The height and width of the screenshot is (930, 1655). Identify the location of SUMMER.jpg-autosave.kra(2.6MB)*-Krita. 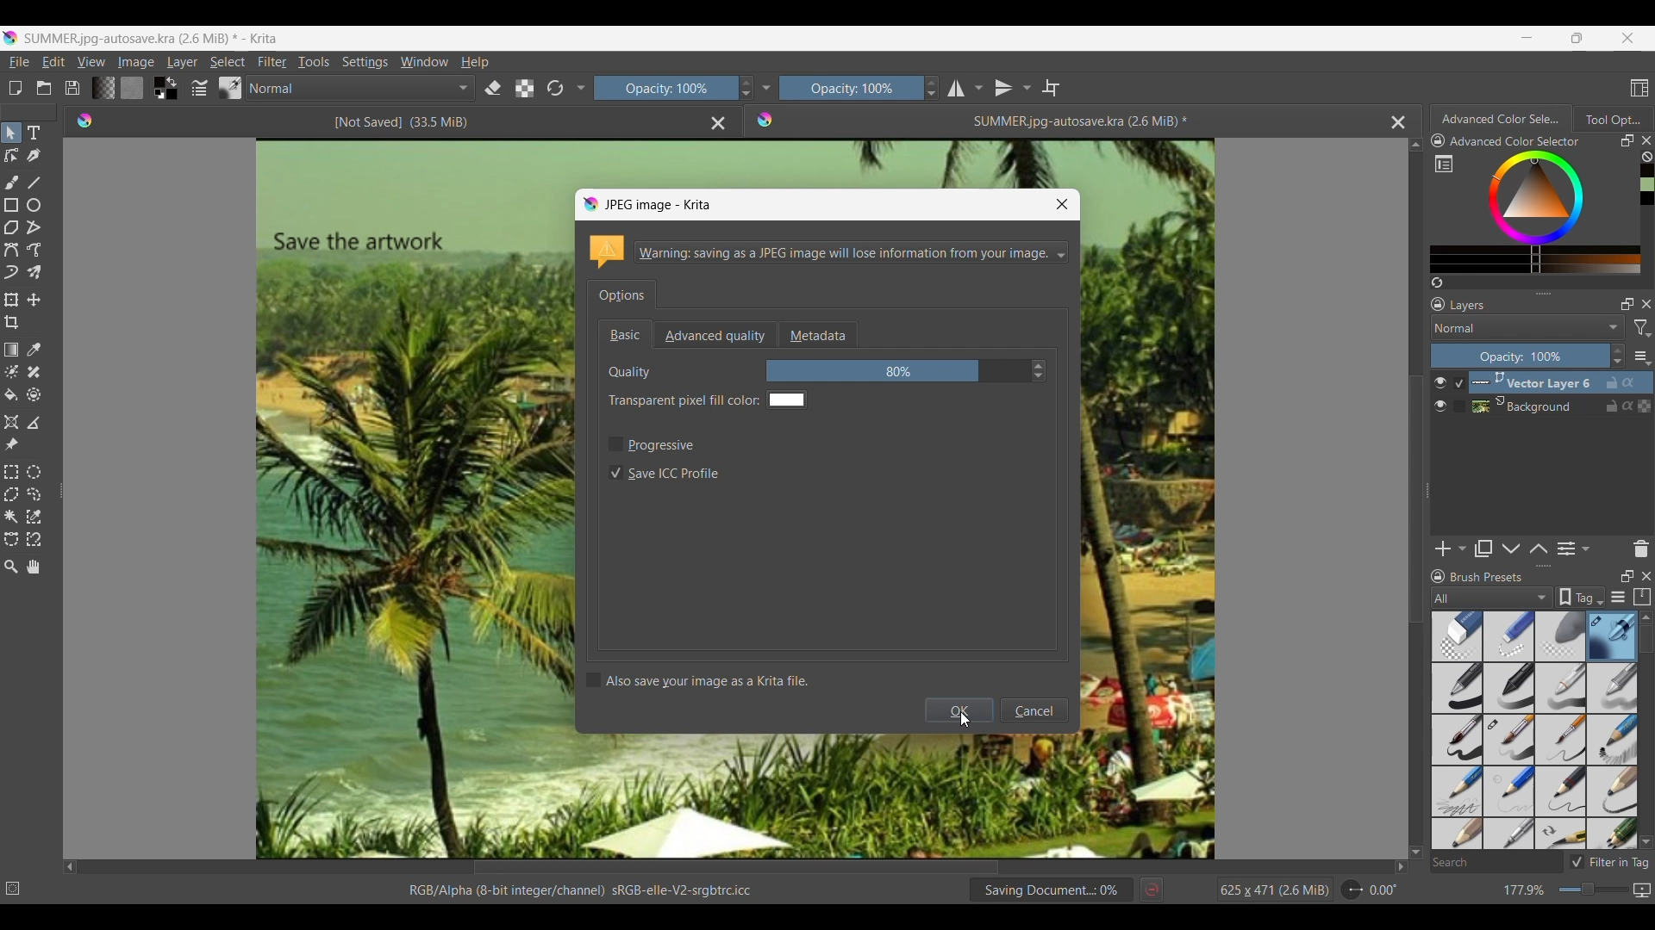
(153, 39).